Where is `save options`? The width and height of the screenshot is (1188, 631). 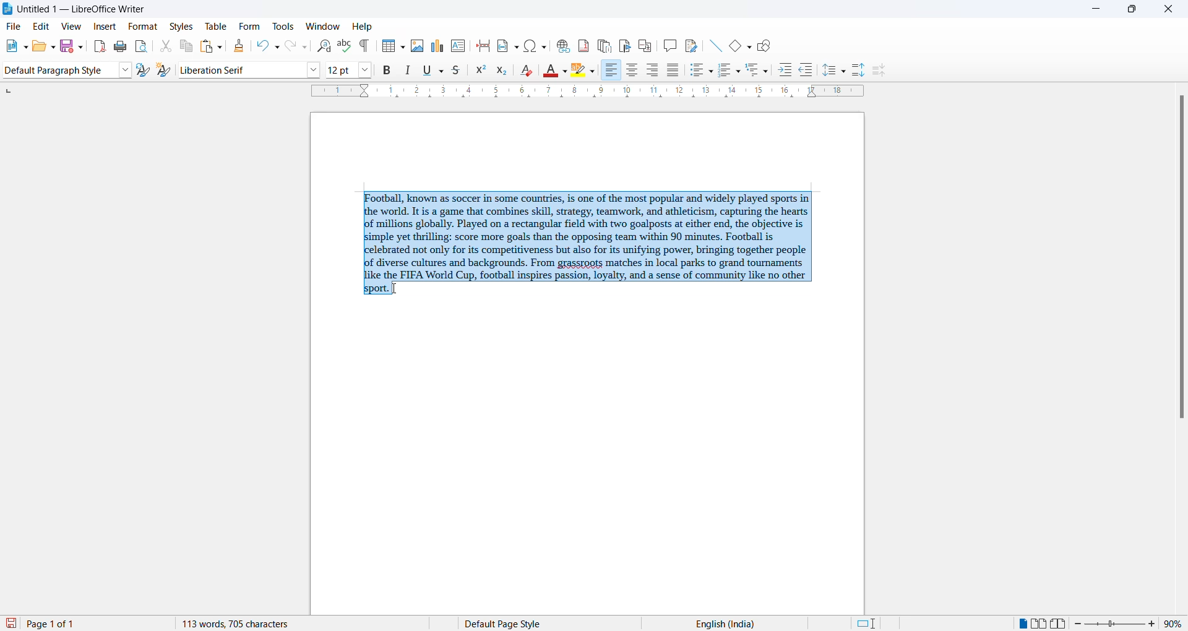
save options is located at coordinates (79, 49).